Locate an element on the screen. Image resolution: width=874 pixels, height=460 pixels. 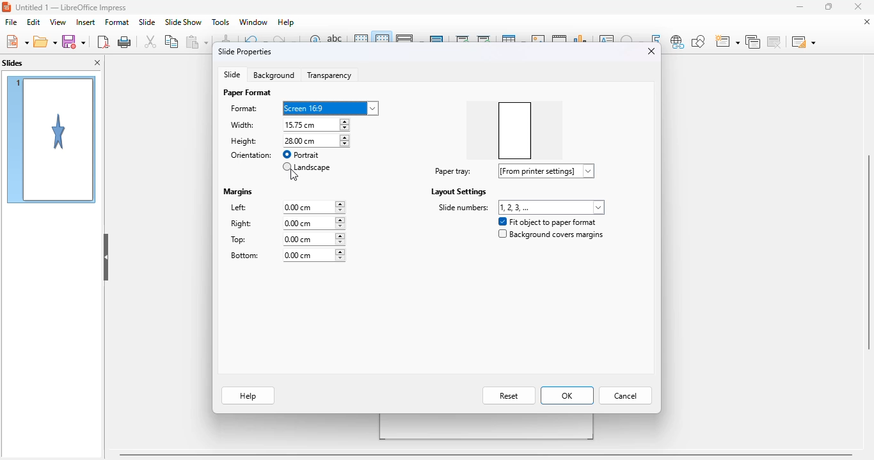
decrease width is located at coordinates (343, 129).